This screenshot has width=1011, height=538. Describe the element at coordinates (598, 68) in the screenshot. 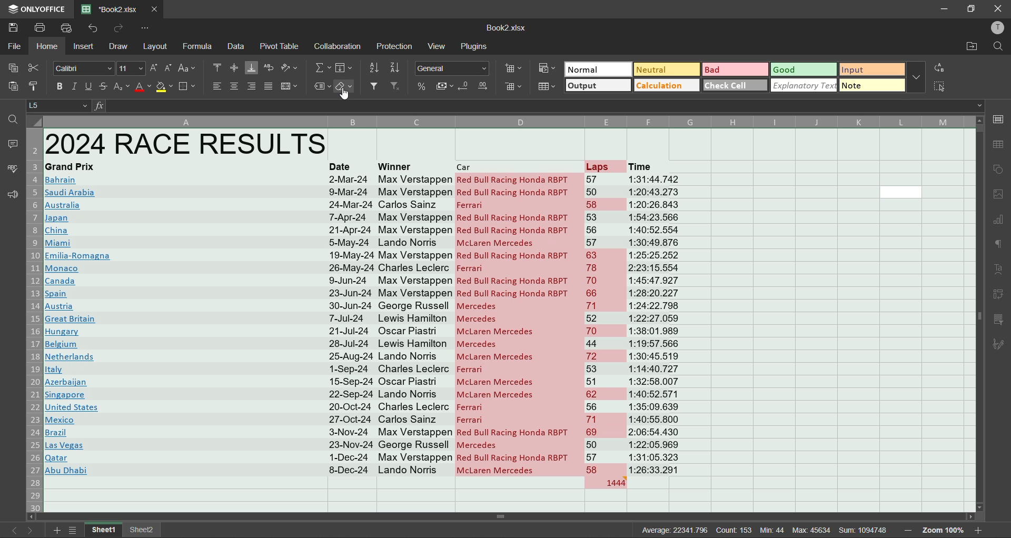

I see `normal` at that location.